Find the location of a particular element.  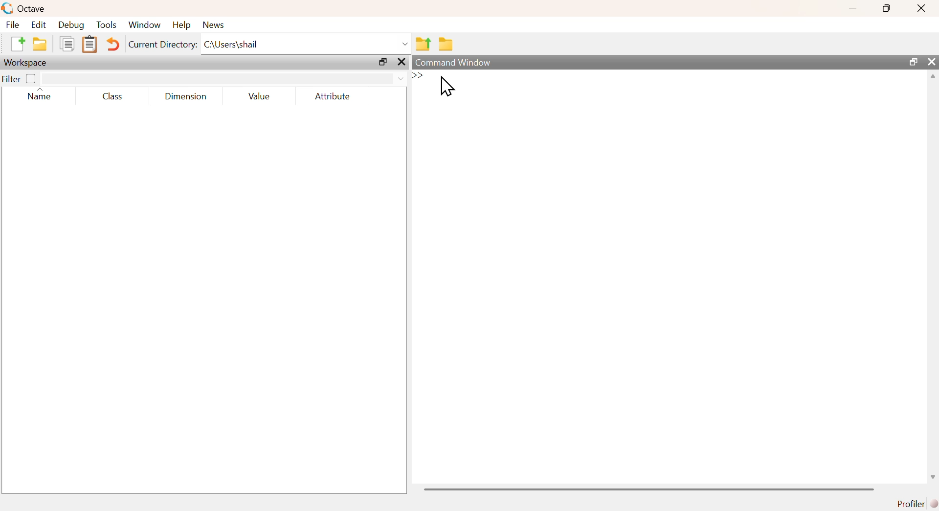

command window is located at coordinates (453, 61).